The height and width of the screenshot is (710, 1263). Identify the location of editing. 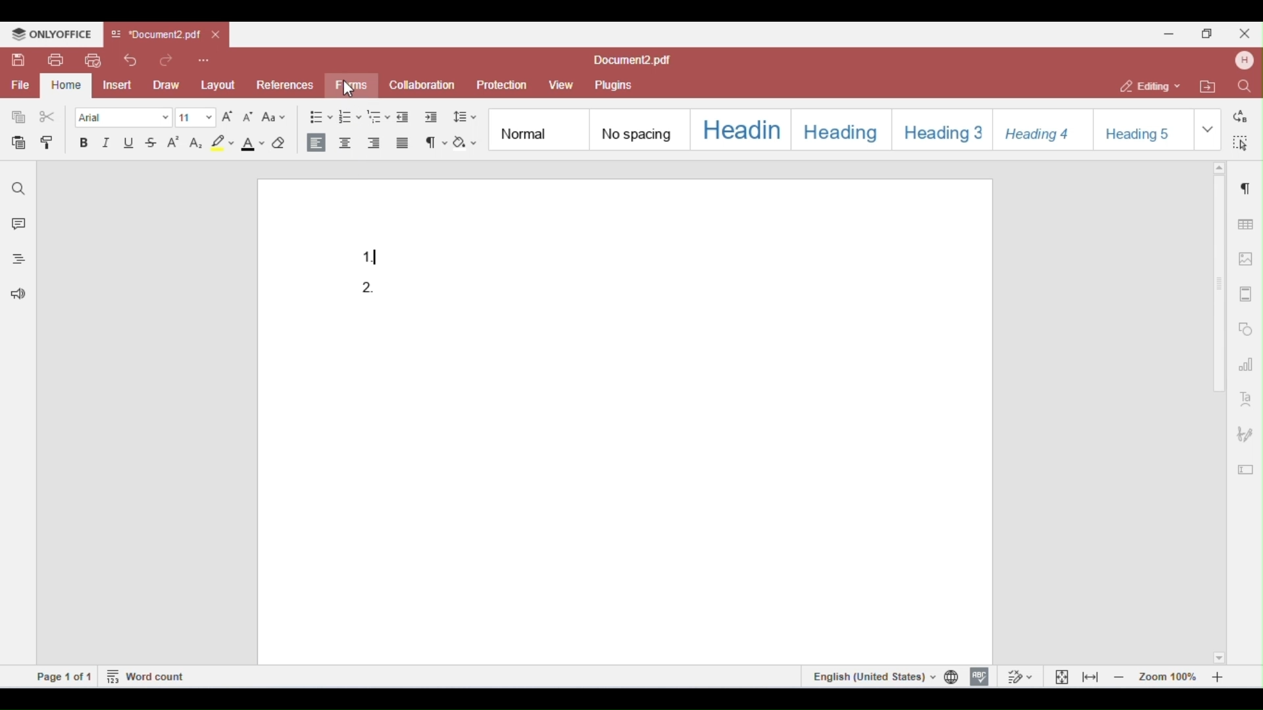
(1151, 85).